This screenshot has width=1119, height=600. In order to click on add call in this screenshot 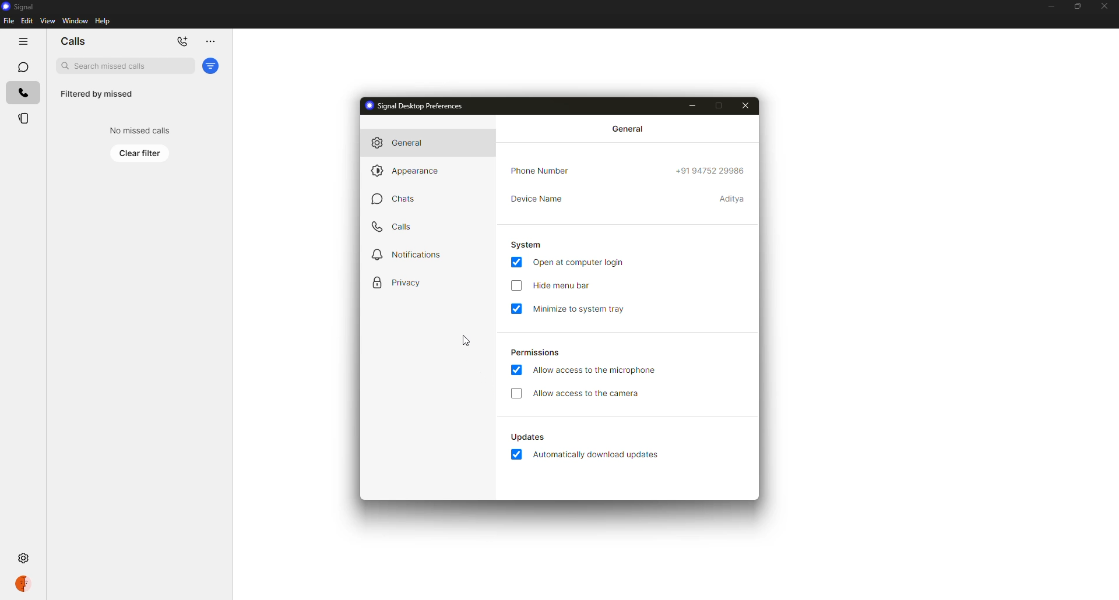, I will do `click(182, 41)`.